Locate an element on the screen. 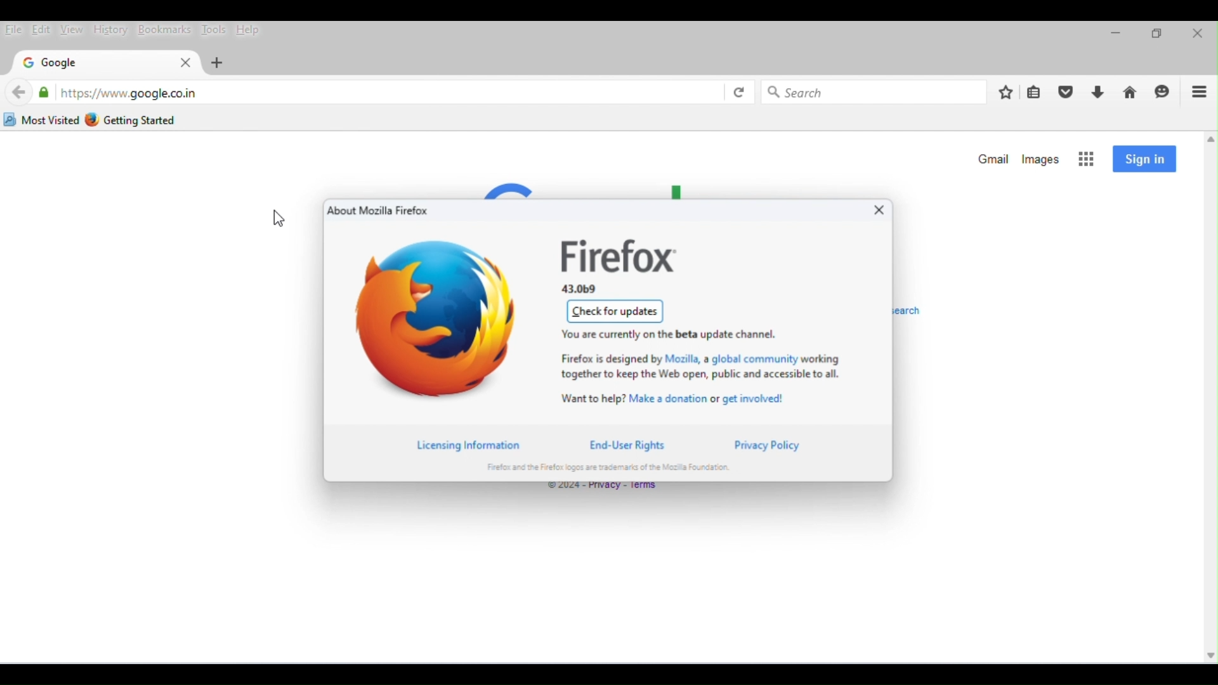 Image resolution: width=1218 pixels, height=685 pixels. refresh is located at coordinates (738, 91).